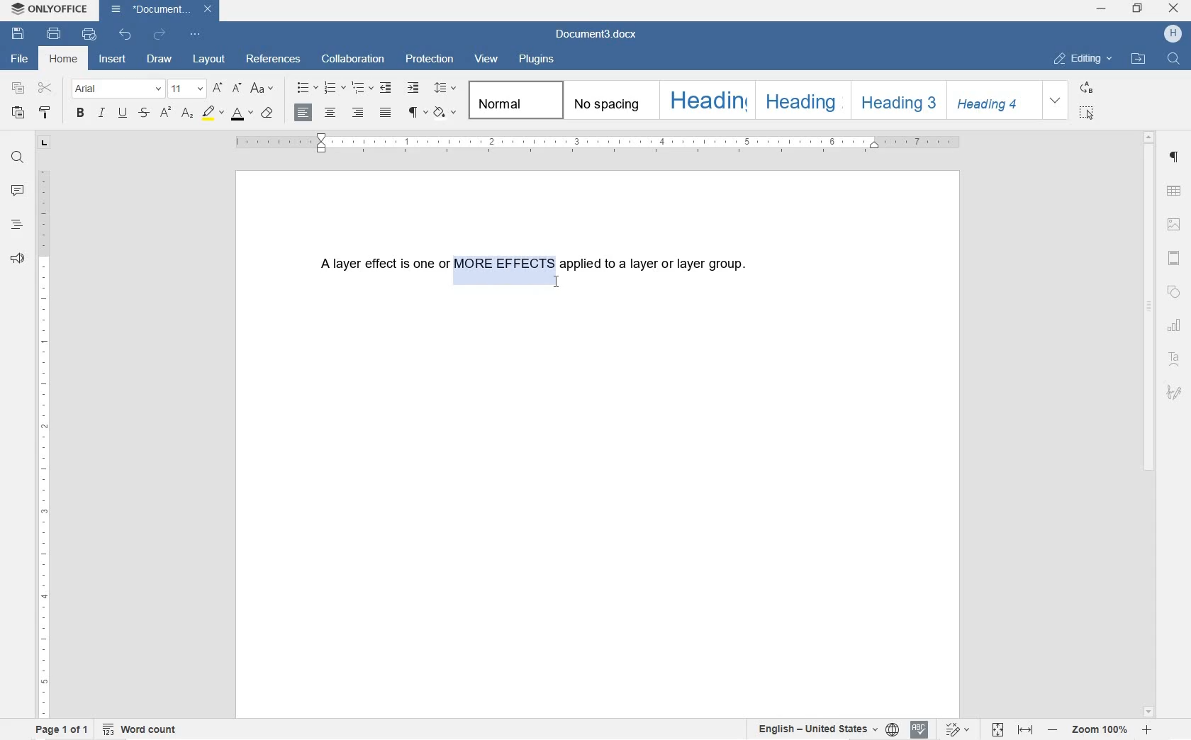 Image resolution: width=1191 pixels, height=740 pixels. What do you see at coordinates (212, 113) in the screenshot?
I see `HIGHLIGHT COLOR` at bounding box center [212, 113].